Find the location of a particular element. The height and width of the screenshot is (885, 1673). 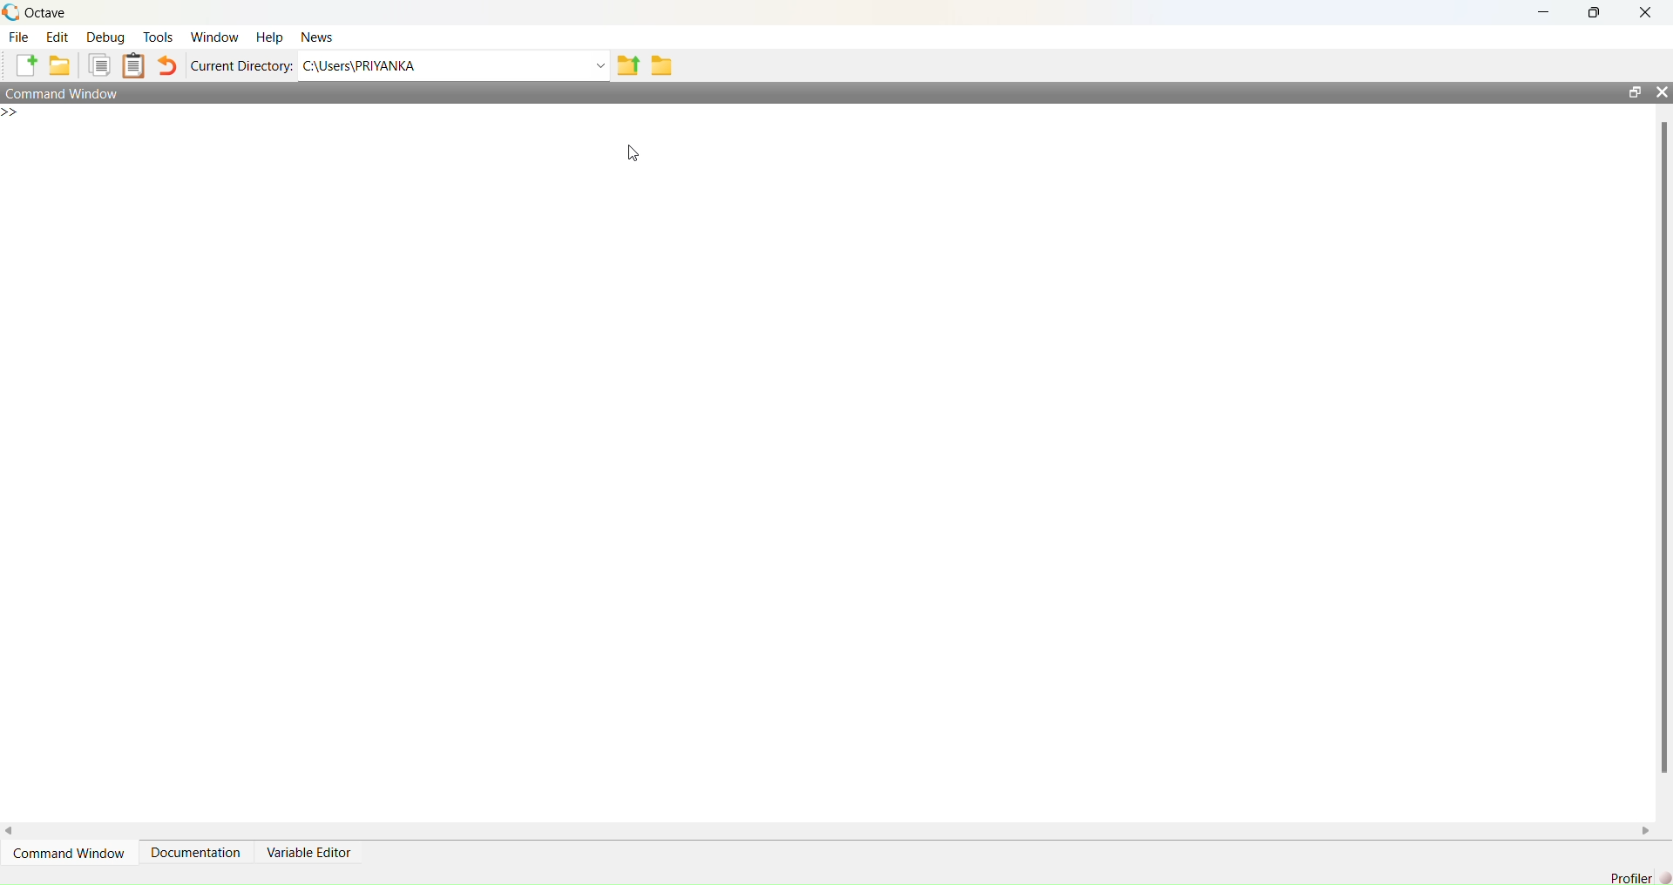

close is located at coordinates (1647, 10).